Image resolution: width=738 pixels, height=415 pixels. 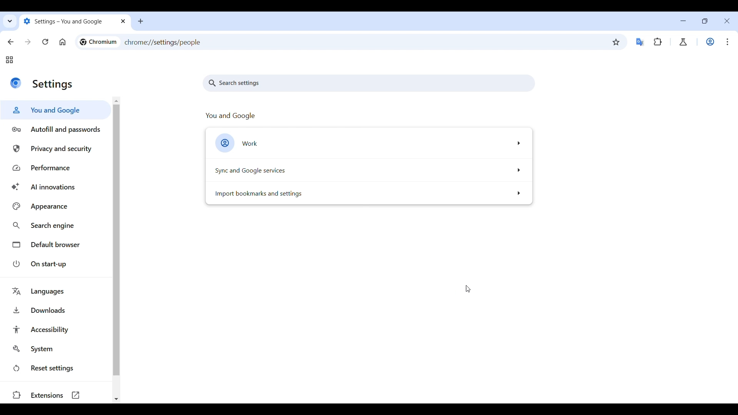 I want to click on Close interface, so click(x=727, y=21).